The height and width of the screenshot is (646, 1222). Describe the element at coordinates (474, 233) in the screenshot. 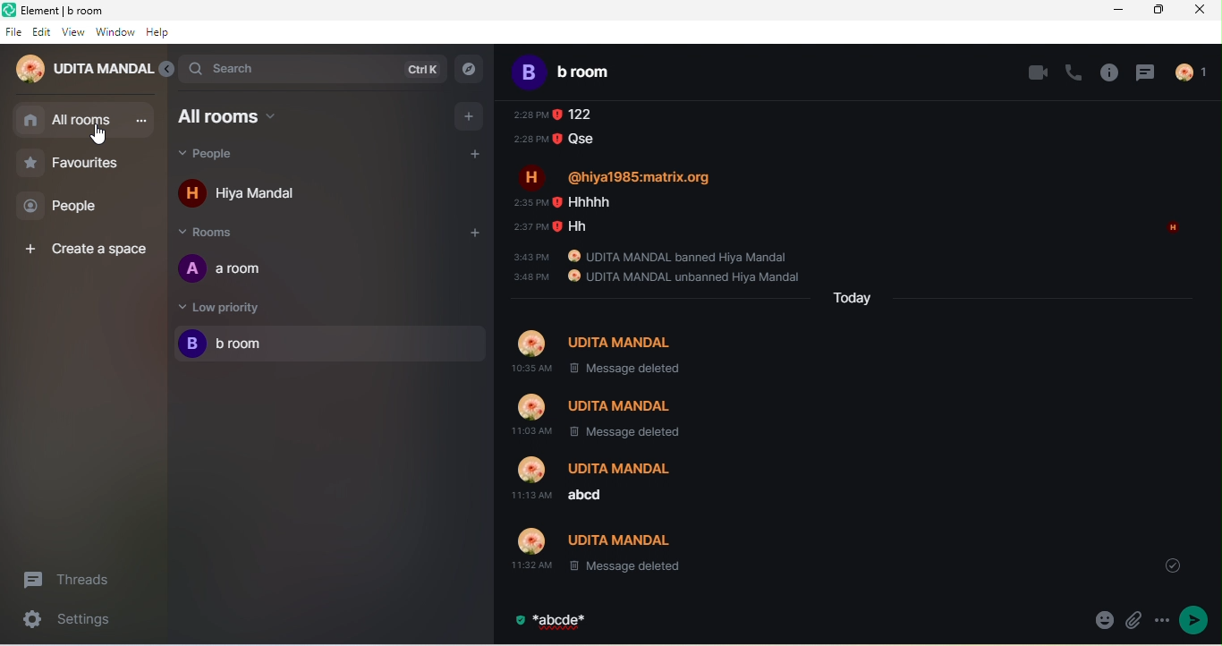

I see `add room` at that location.